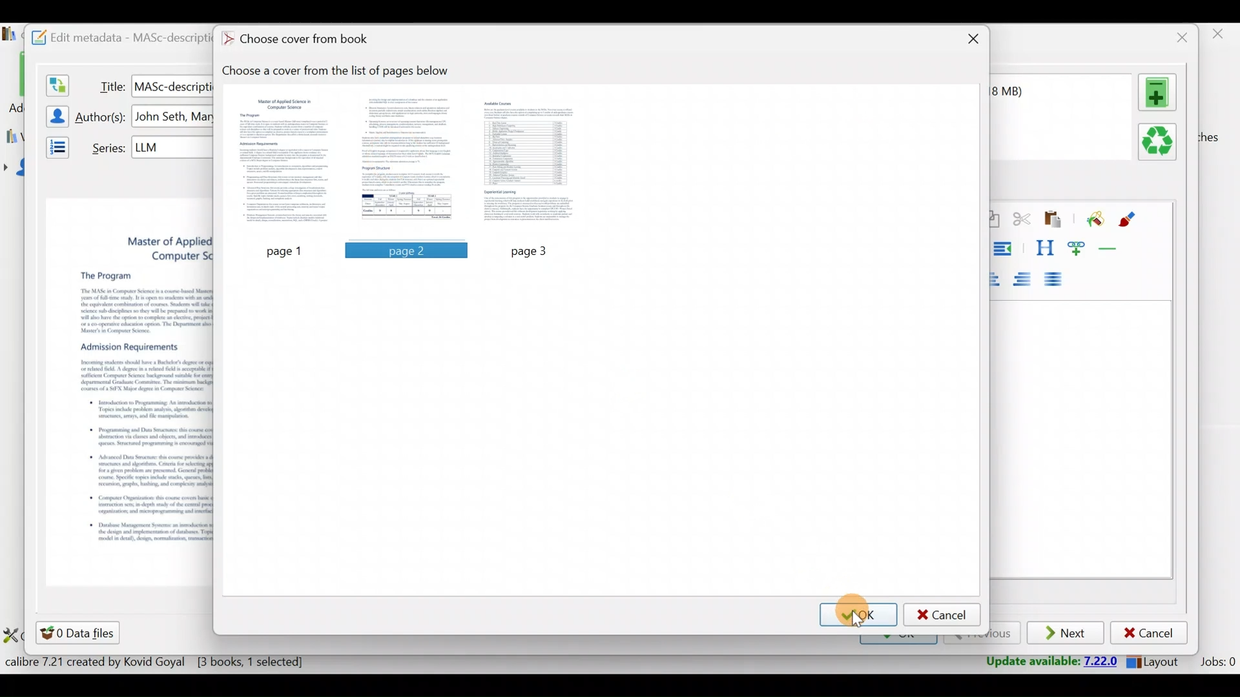 Image resolution: width=1240 pixels, height=697 pixels. What do you see at coordinates (172, 146) in the screenshot?
I see `` at bounding box center [172, 146].